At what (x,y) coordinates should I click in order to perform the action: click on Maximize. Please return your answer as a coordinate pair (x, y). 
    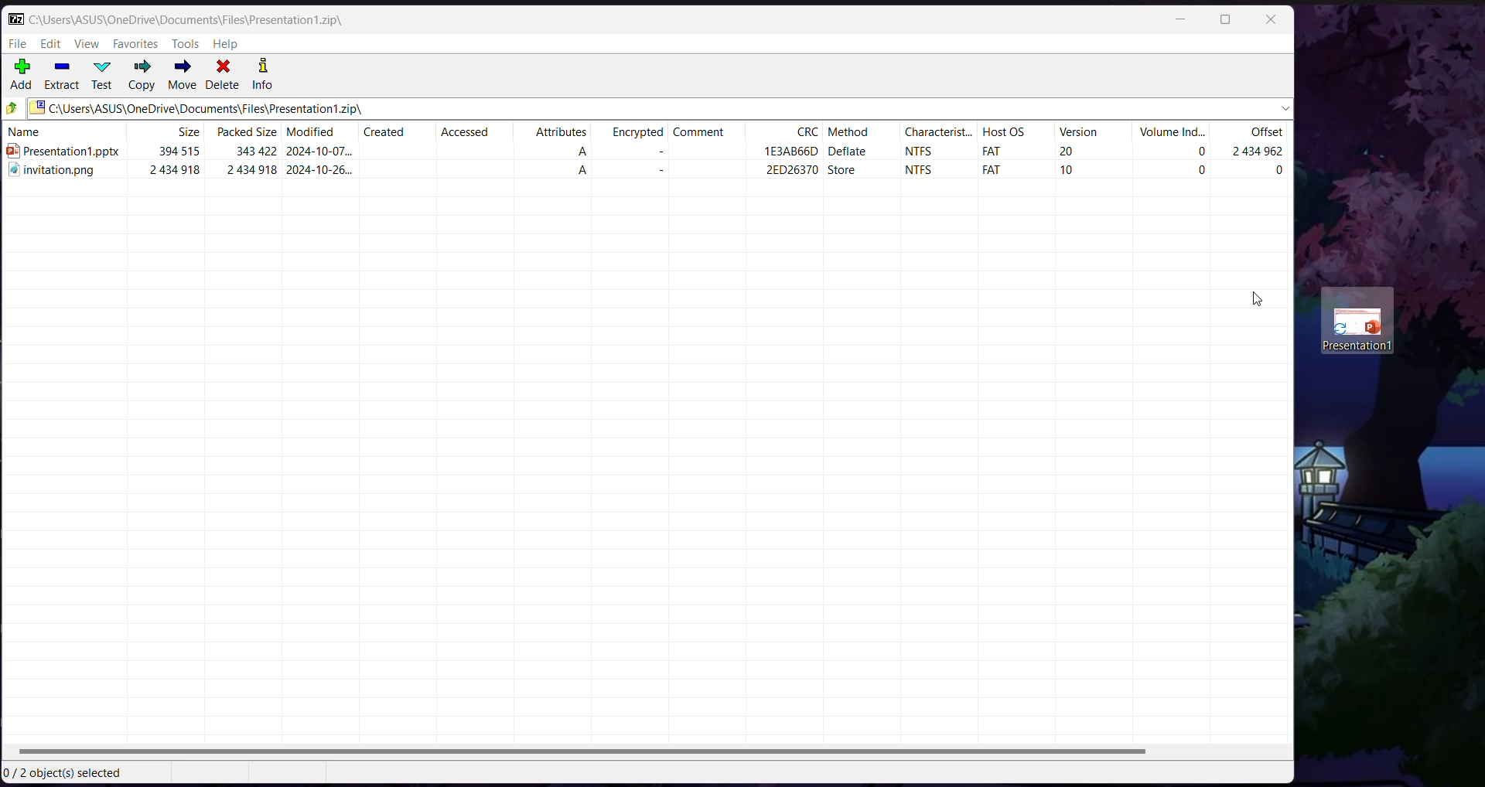
    Looking at the image, I should click on (1226, 19).